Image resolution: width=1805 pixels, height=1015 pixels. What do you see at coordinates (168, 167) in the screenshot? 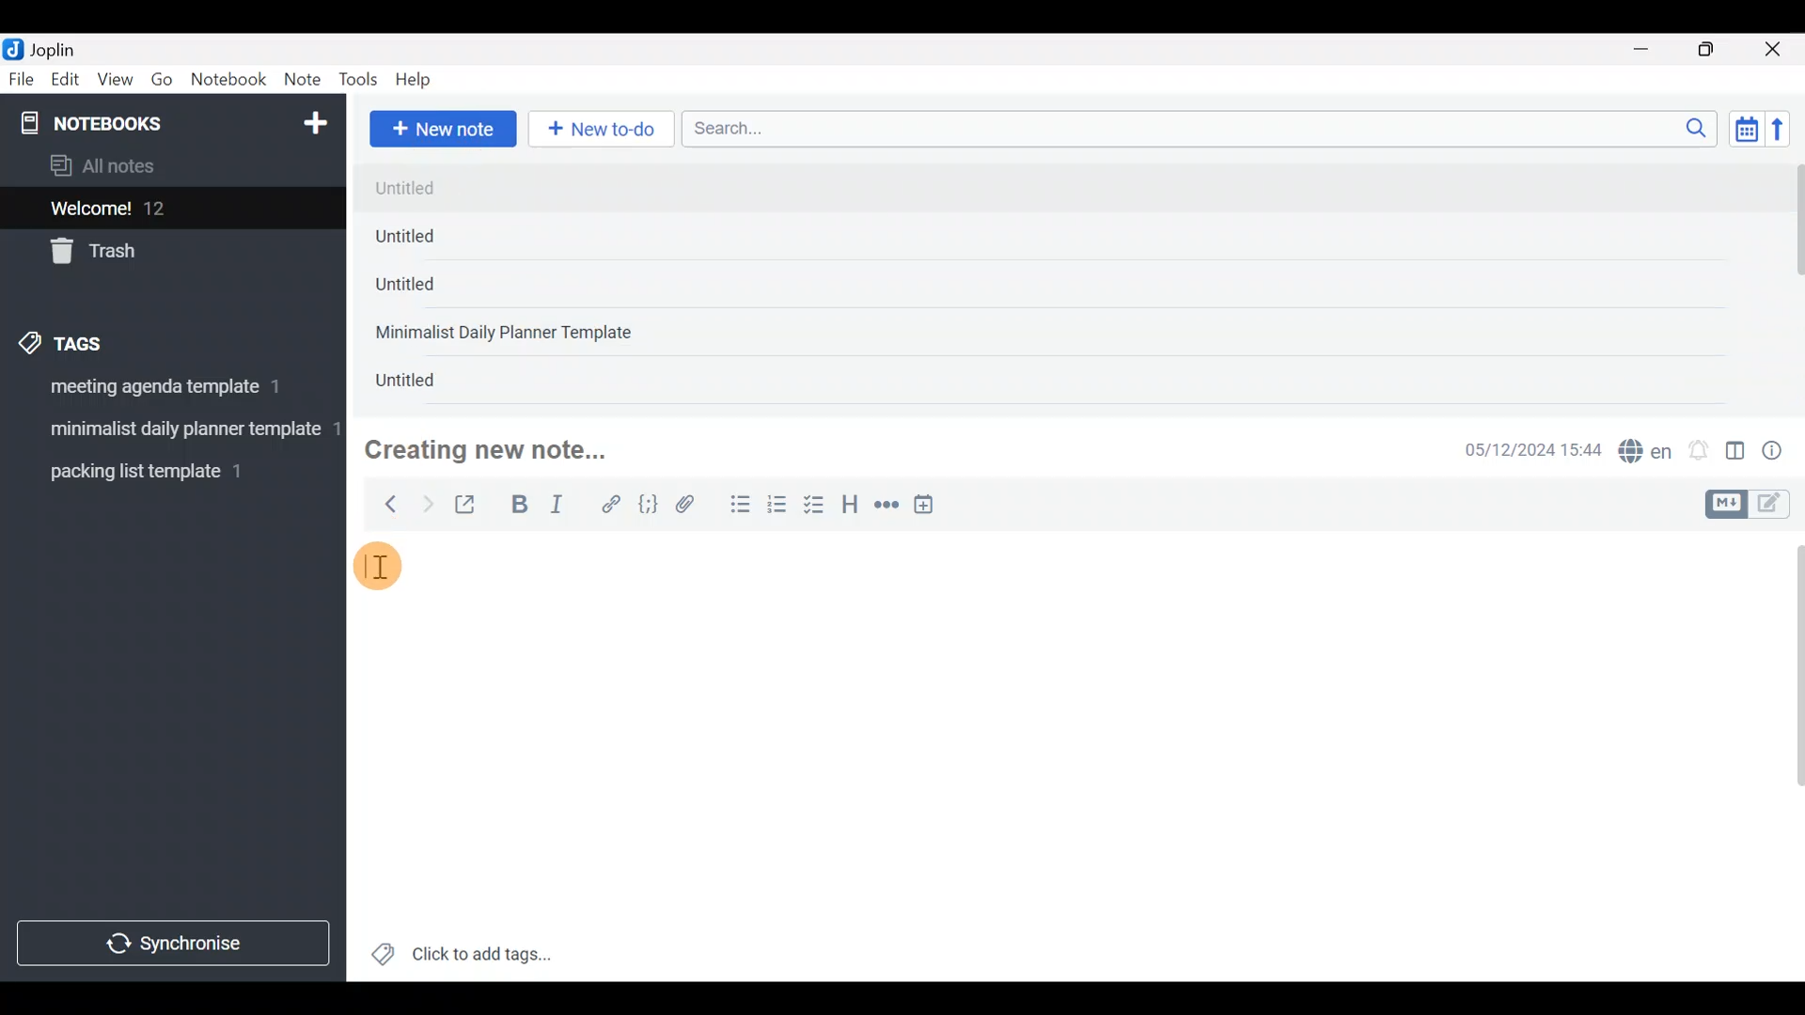
I see `All notes` at bounding box center [168, 167].